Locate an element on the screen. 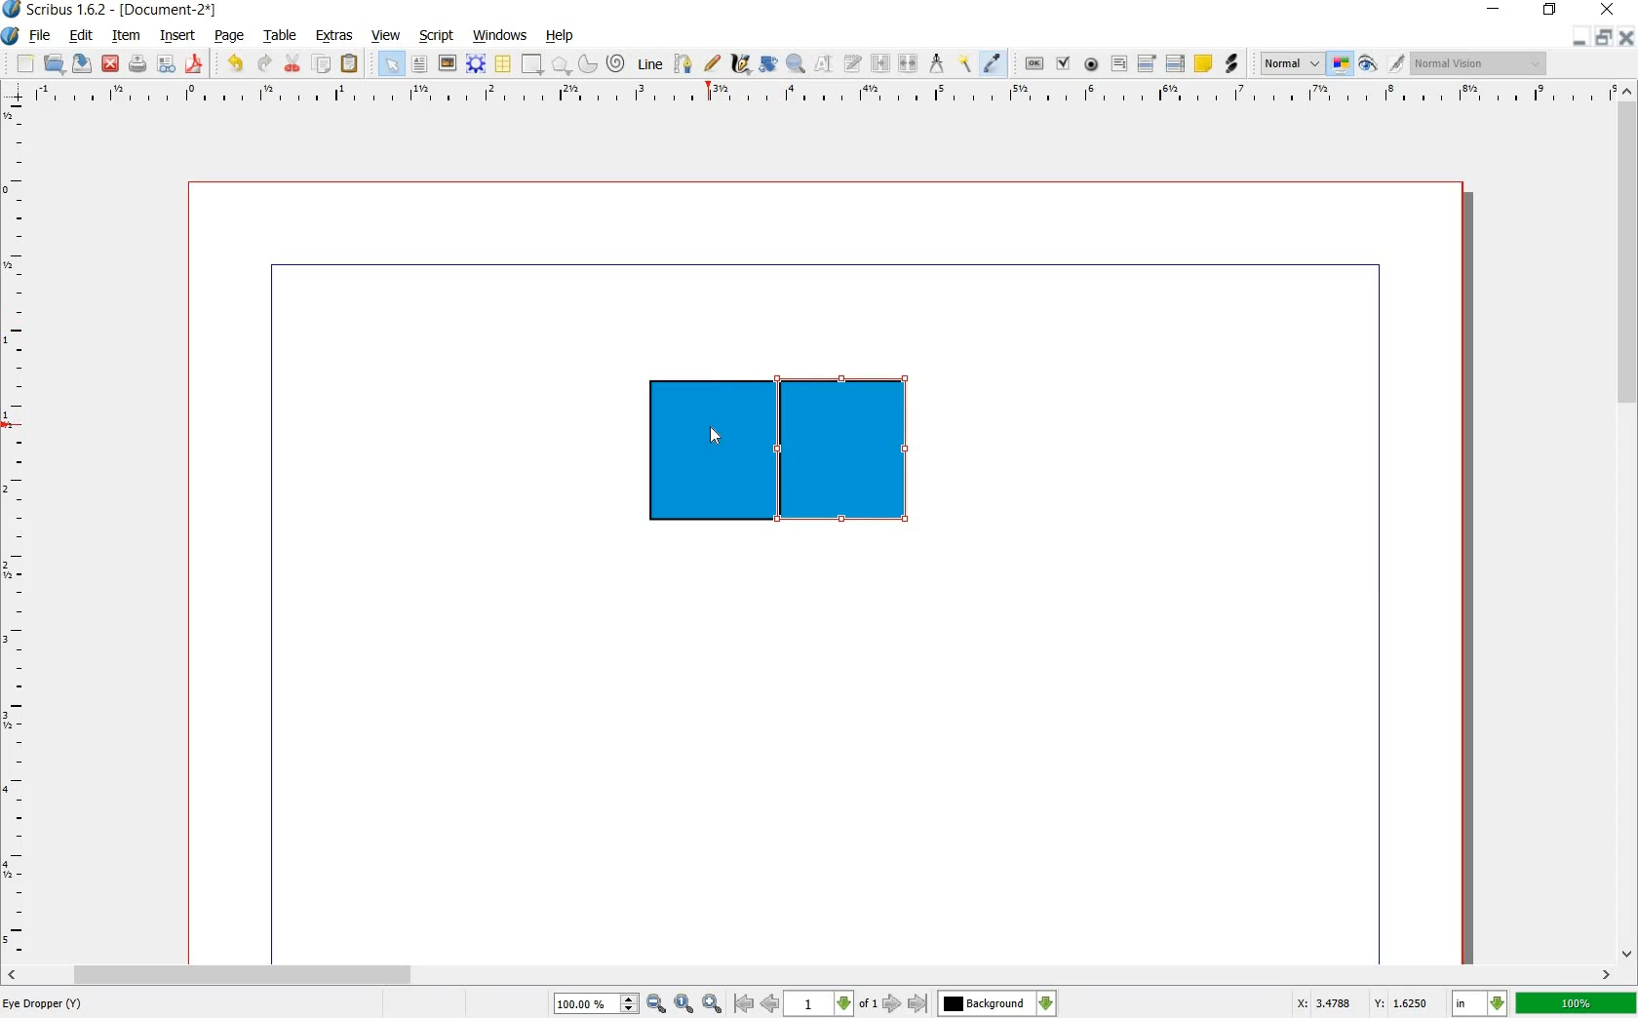 The width and height of the screenshot is (1638, 1018). close is located at coordinates (1609, 8).